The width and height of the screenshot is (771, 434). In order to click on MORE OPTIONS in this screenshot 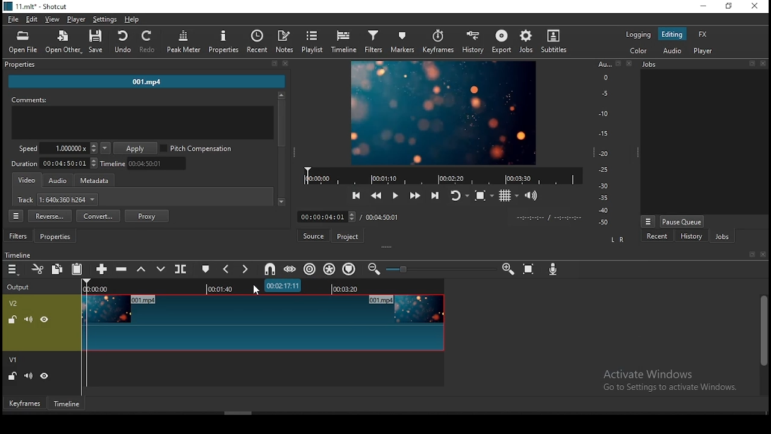, I will do `click(648, 221)`.